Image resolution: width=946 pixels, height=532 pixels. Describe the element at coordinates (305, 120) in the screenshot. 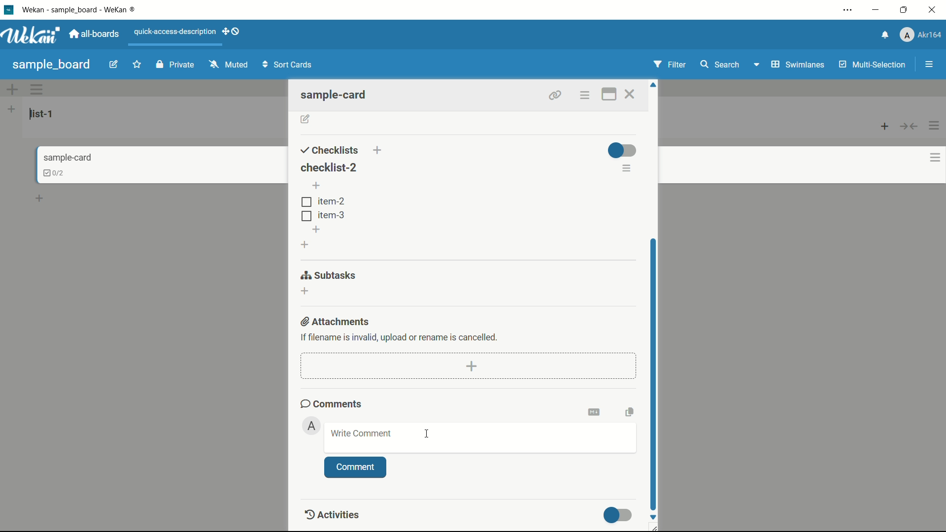

I see `add description` at that location.